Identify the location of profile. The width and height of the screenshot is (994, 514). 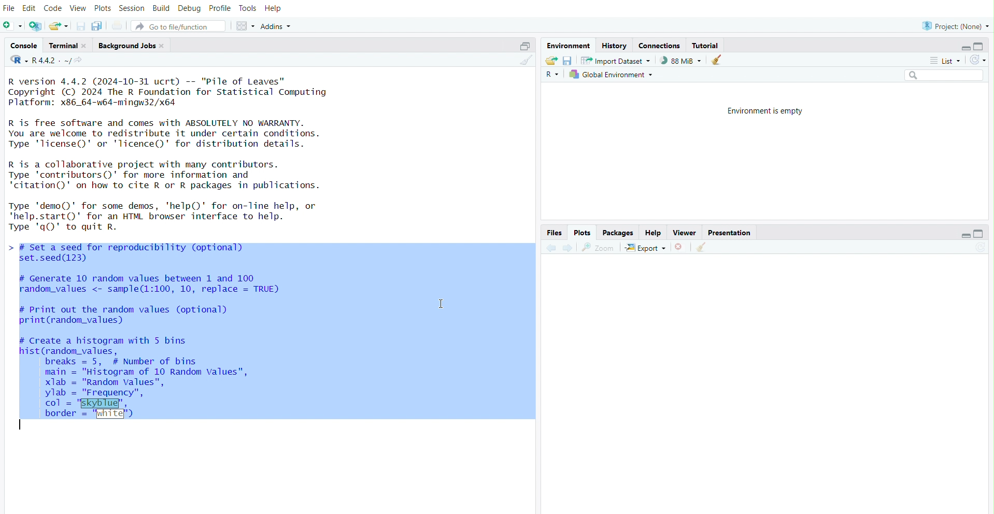
(219, 7).